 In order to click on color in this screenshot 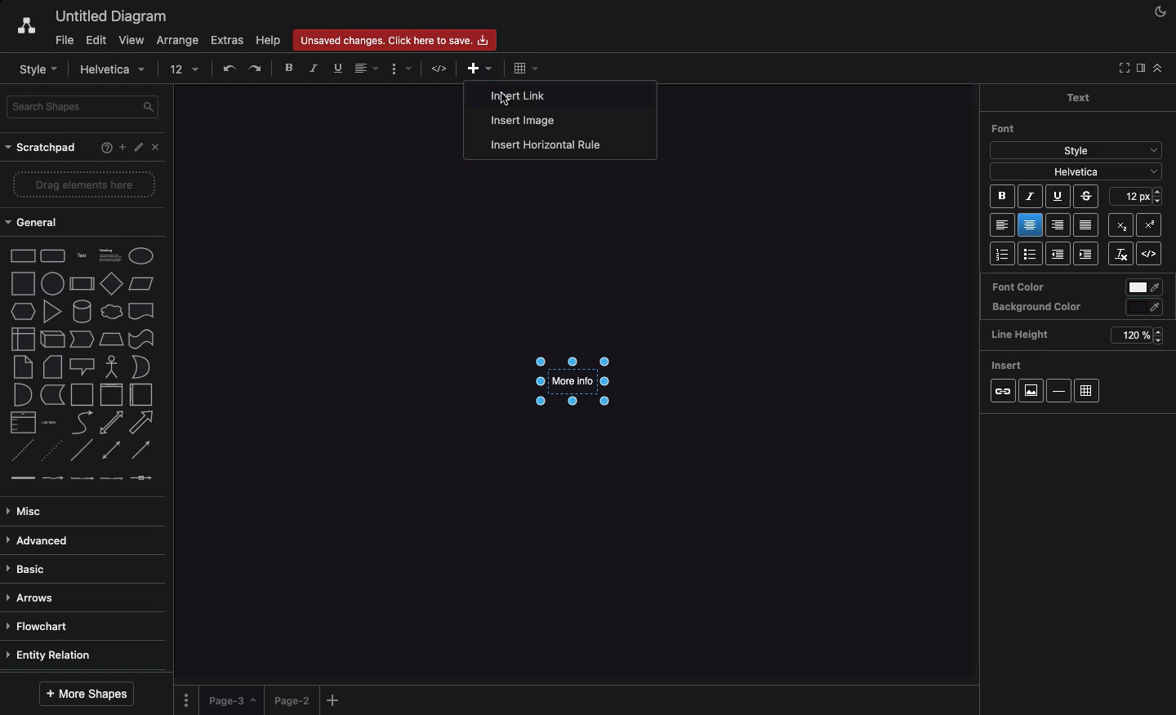, I will do `click(1146, 308)`.